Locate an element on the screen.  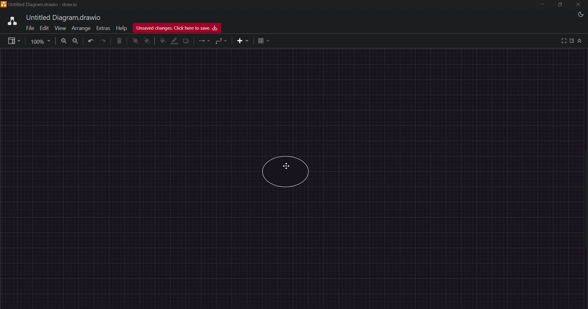
insert is located at coordinates (243, 41).